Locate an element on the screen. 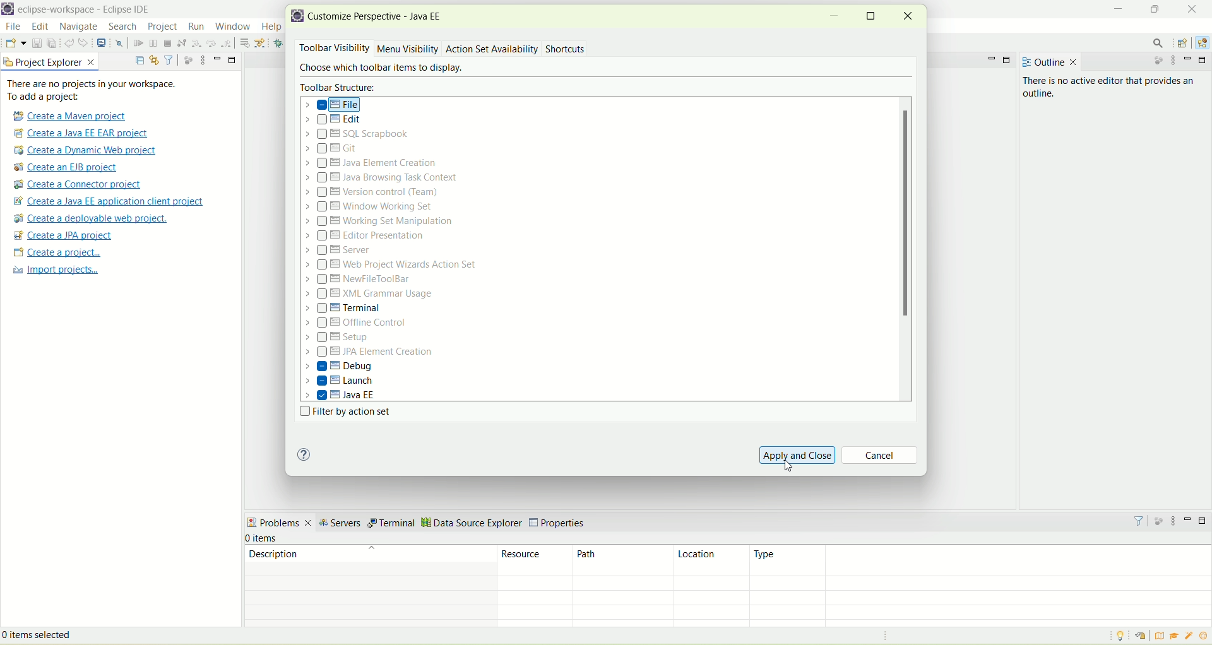 The height and width of the screenshot is (645, 1212). window working set is located at coordinates (371, 206).